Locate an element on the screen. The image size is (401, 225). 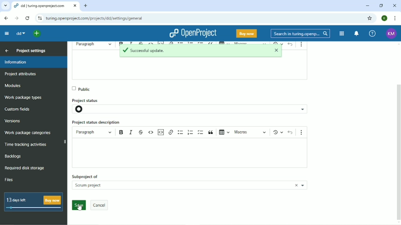
Close is located at coordinates (395, 5).